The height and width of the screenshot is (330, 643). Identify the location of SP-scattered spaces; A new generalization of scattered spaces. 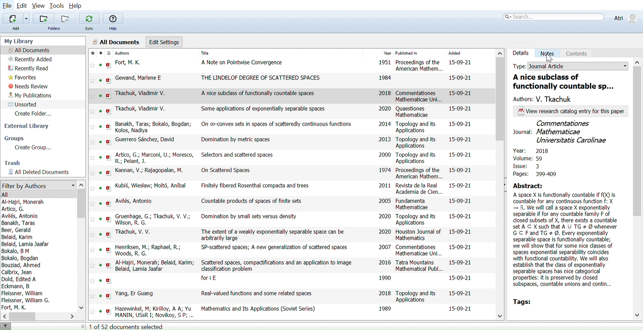
(275, 248).